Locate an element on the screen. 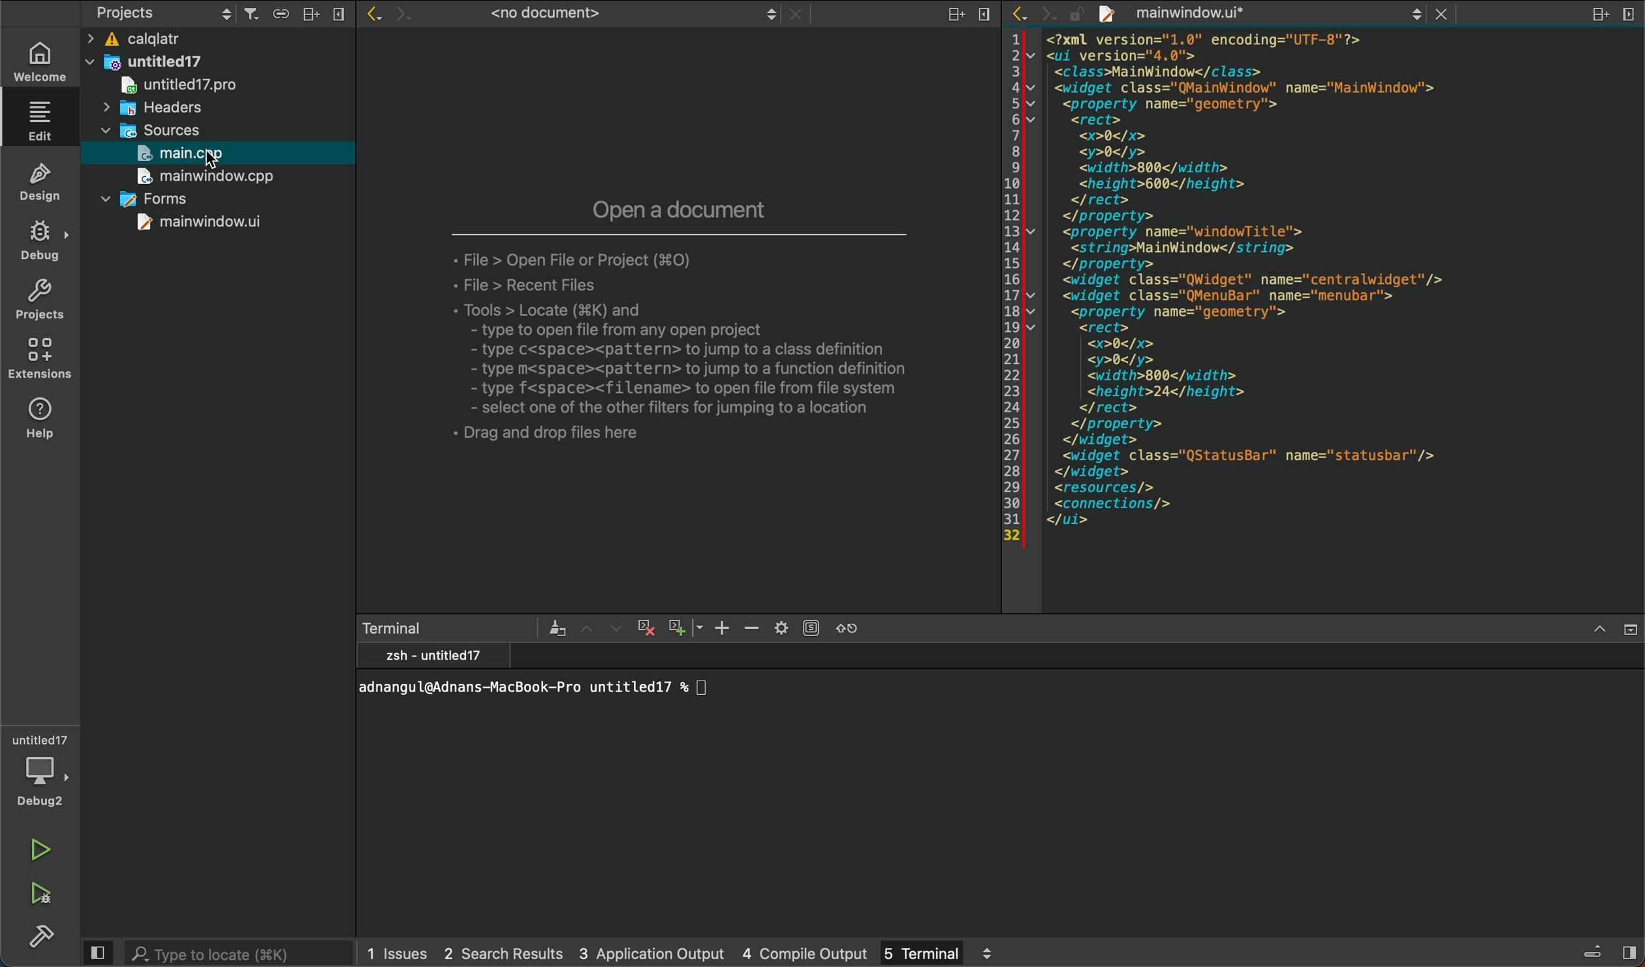  close is located at coordinates (1629, 630).